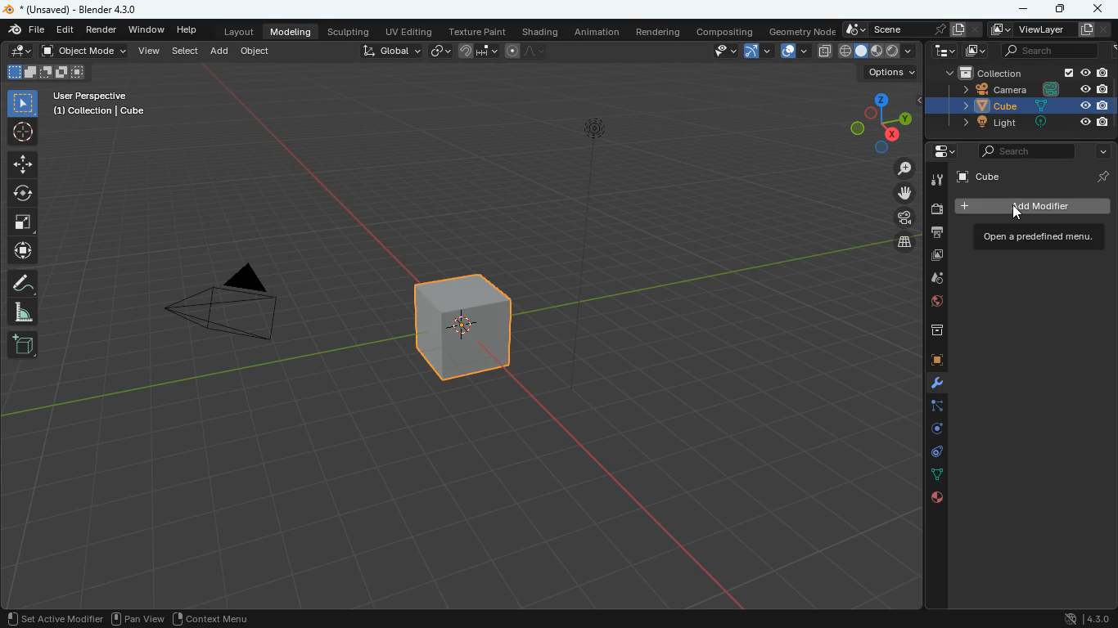  I want to click on aim, so click(24, 132).